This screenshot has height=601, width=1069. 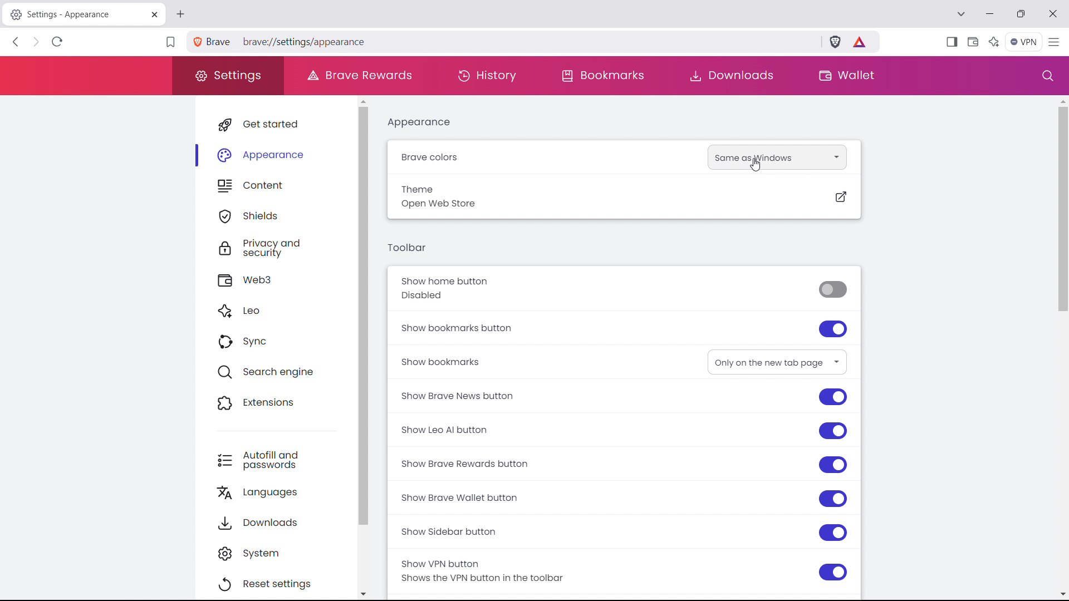 What do you see at coordinates (282, 341) in the screenshot?
I see `sync` at bounding box center [282, 341].